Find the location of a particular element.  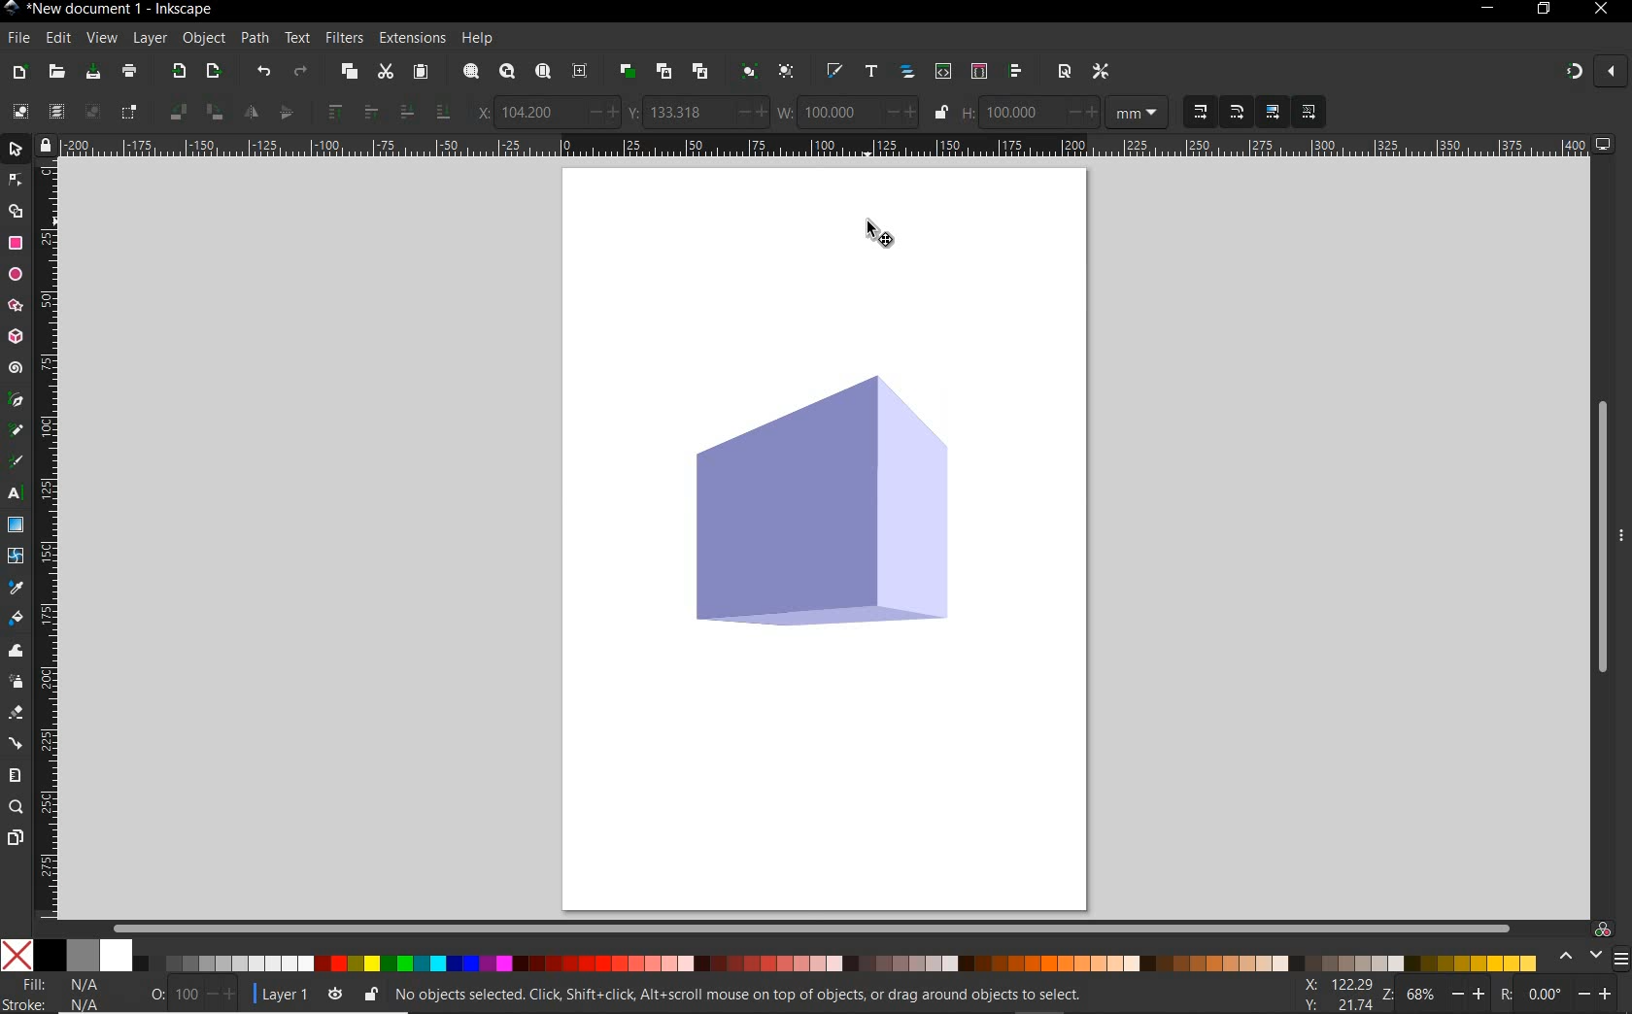

move patterns is located at coordinates (1306, 113).